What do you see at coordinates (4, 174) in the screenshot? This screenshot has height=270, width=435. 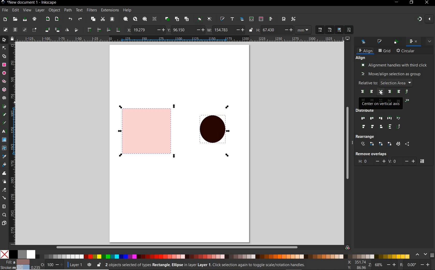 I see `tweak tool` at bounding box center [4, 174].